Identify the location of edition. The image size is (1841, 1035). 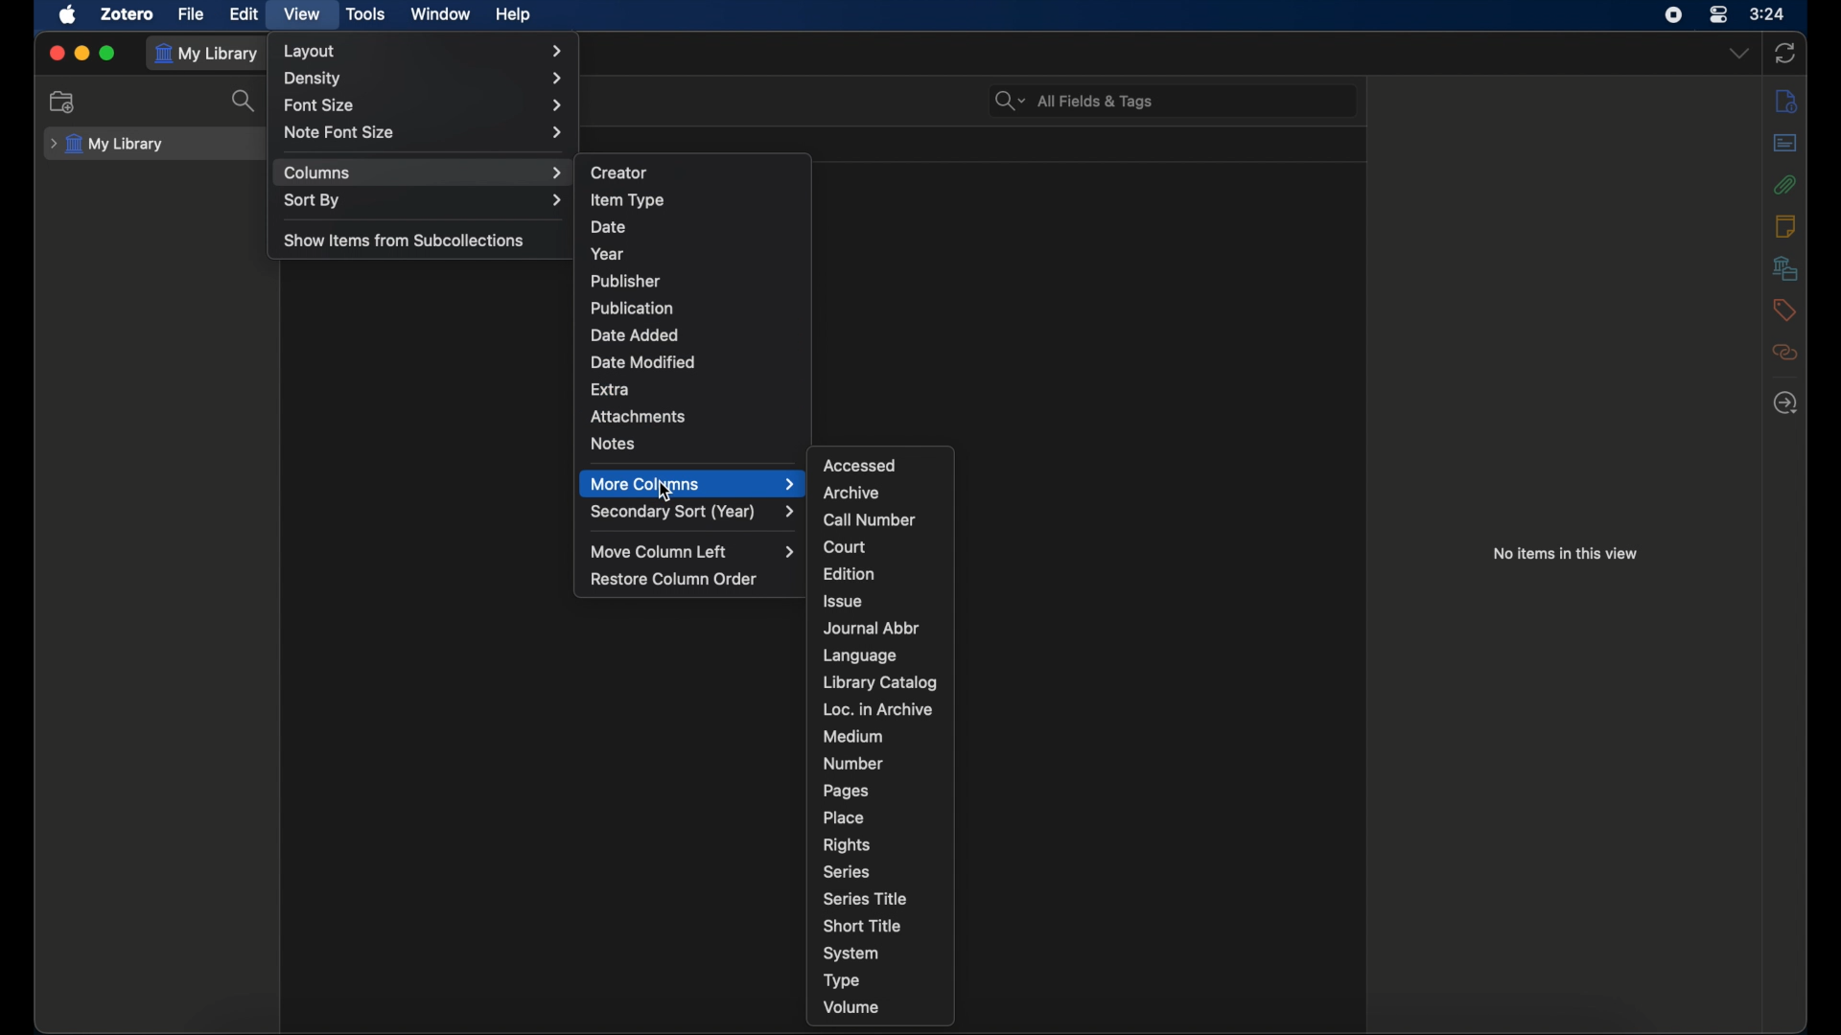
(850, 573).